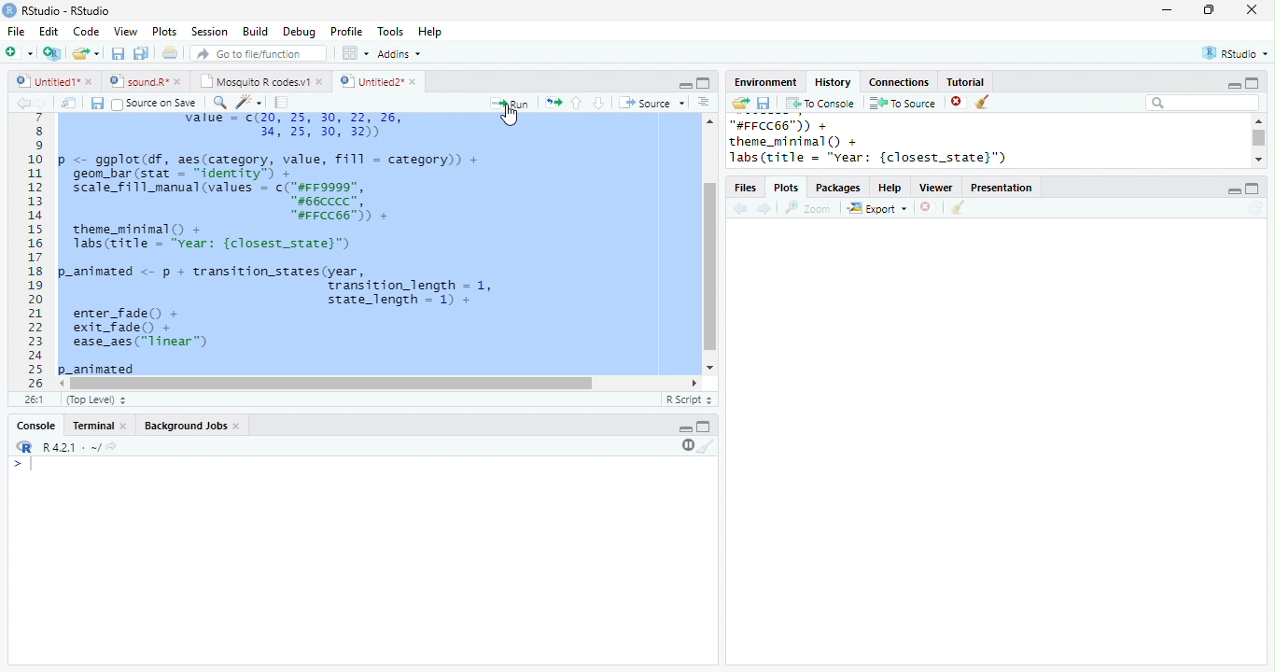 This screenshot has width=1275, height=672. I want to click on refresh, so click(1255, 208).